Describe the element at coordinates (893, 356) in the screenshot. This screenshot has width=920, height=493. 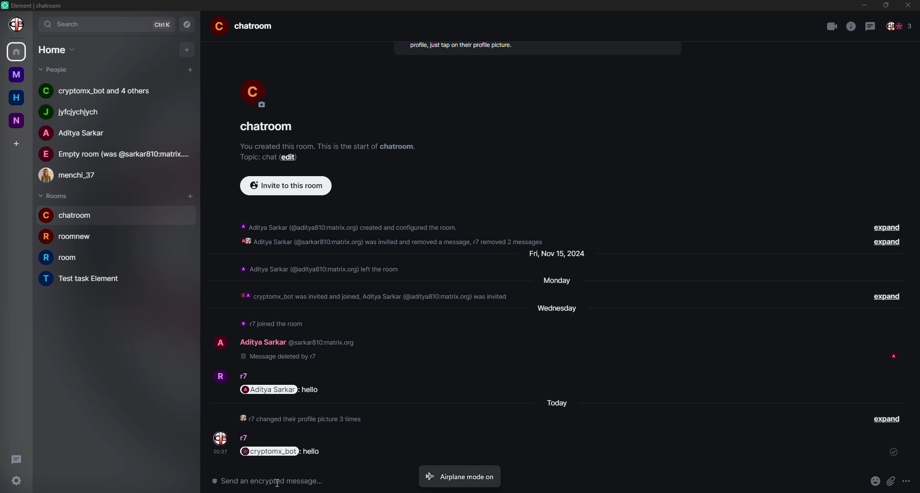
I see `seen` at that location.